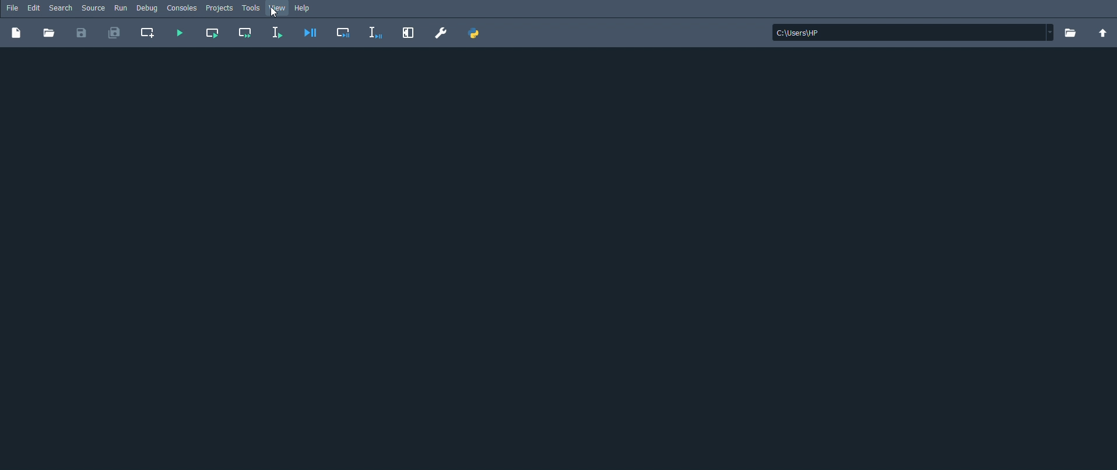 This screenshot has width=1117, height=470. I want to click on Change to parent directory, so click(1103, 33).